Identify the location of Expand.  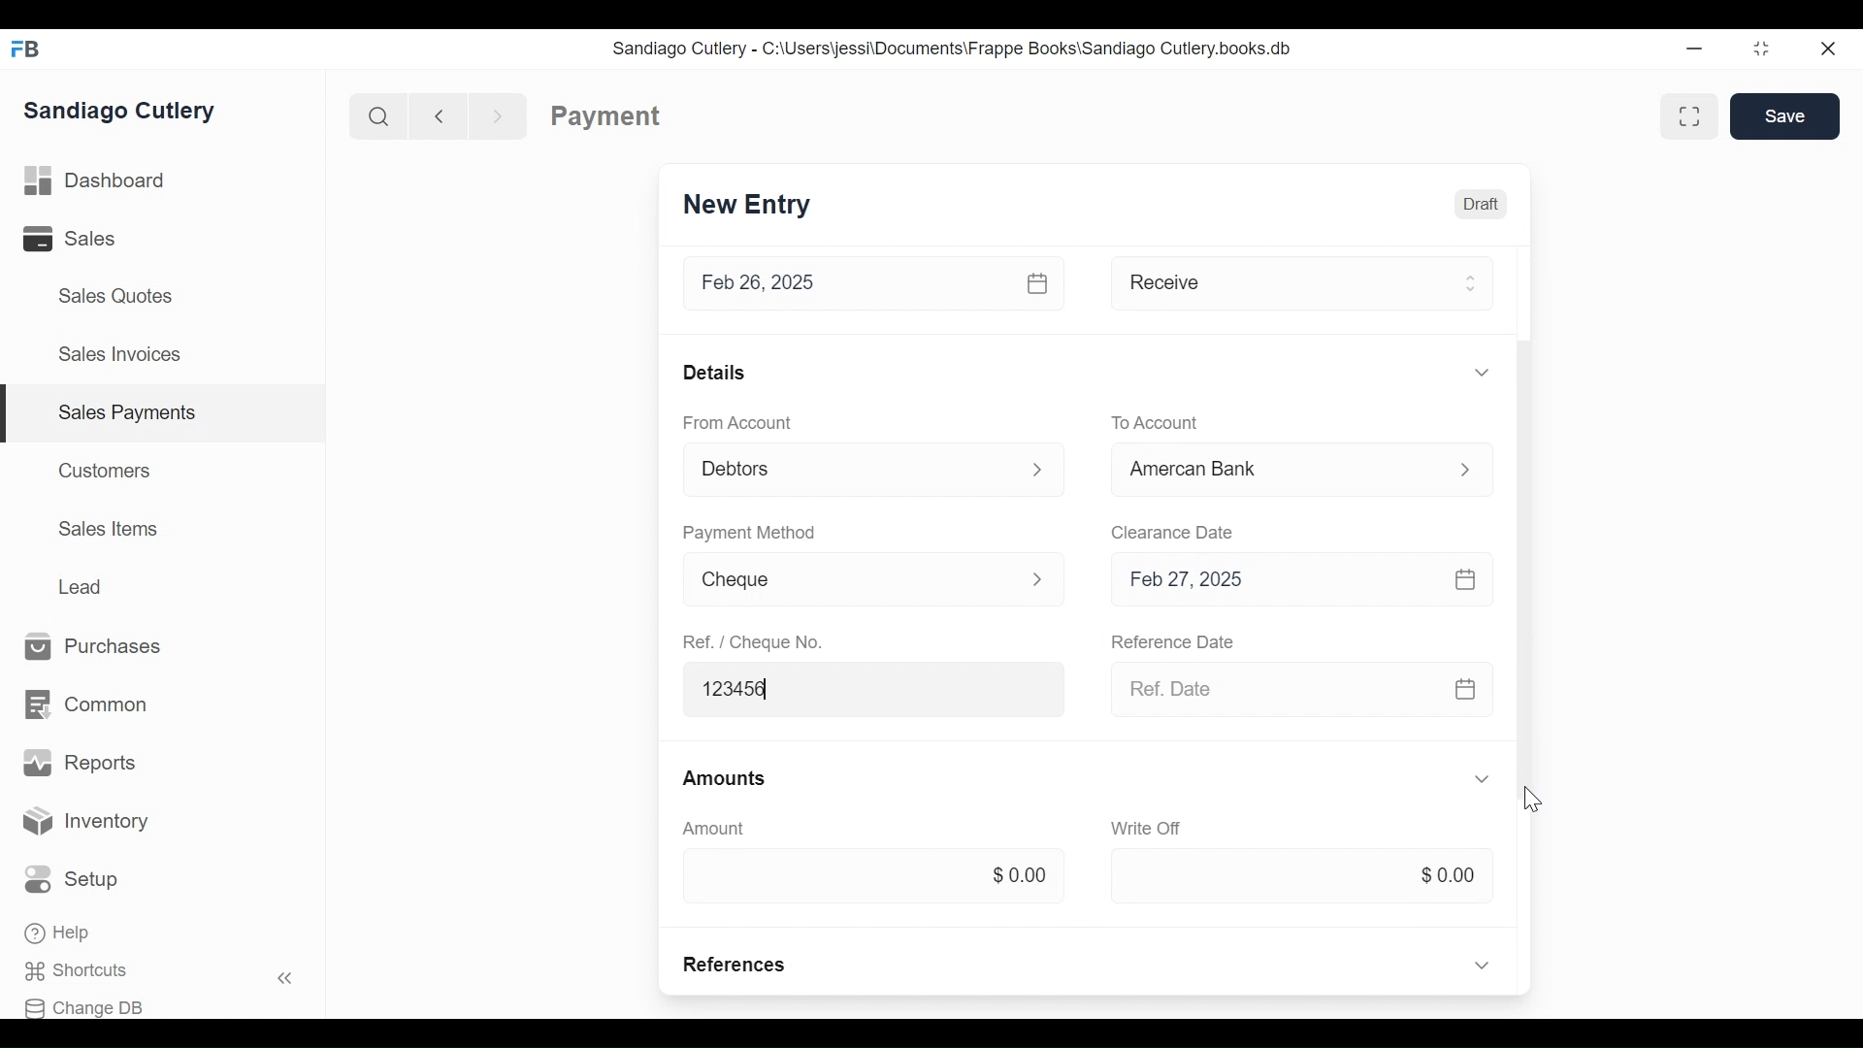
(1039, 471).